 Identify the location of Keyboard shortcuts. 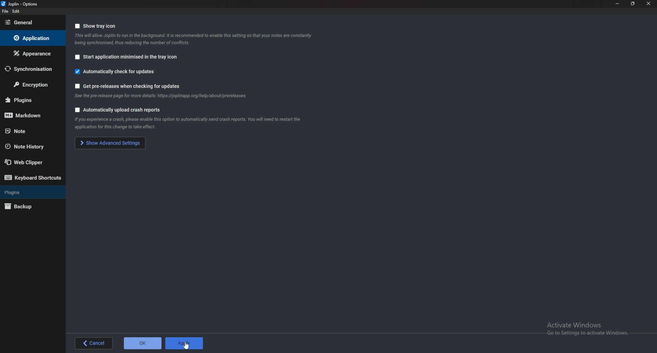
(33, 179).